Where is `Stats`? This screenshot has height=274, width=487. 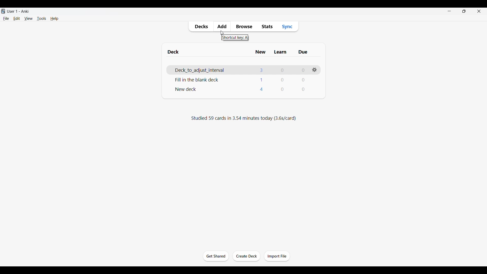 Stats is located at coordinates (267, 27).